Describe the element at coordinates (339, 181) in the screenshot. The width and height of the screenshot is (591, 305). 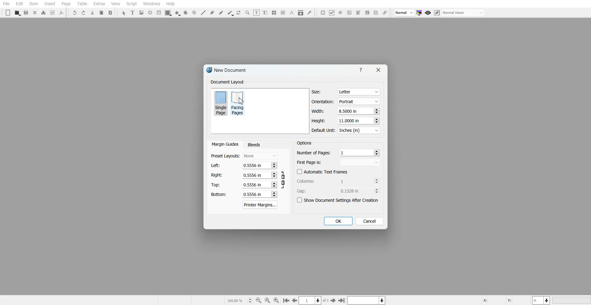
I see `Column adjuster` at that location.